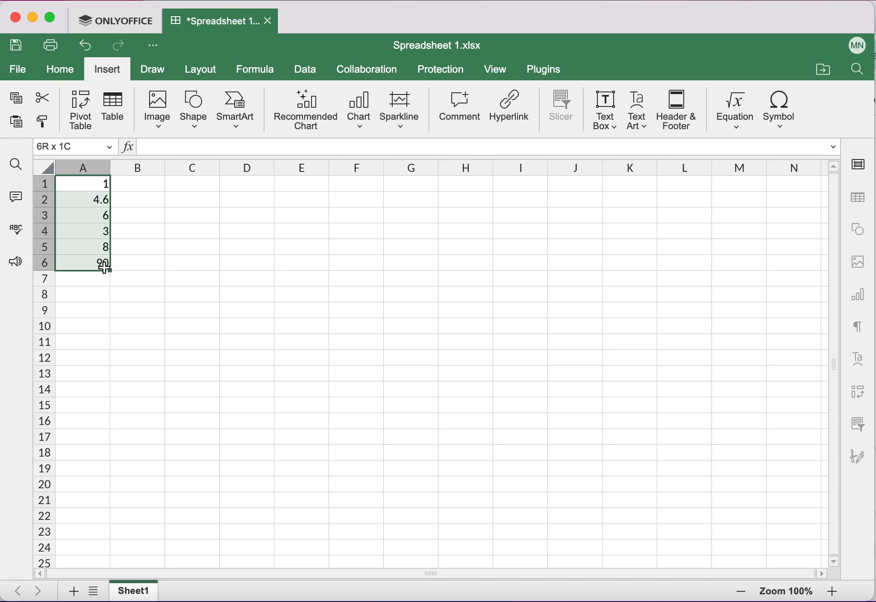  What do you see at coordinates (496, 69) in the screenshot?
I see `view` at bounding box center [496, 69].